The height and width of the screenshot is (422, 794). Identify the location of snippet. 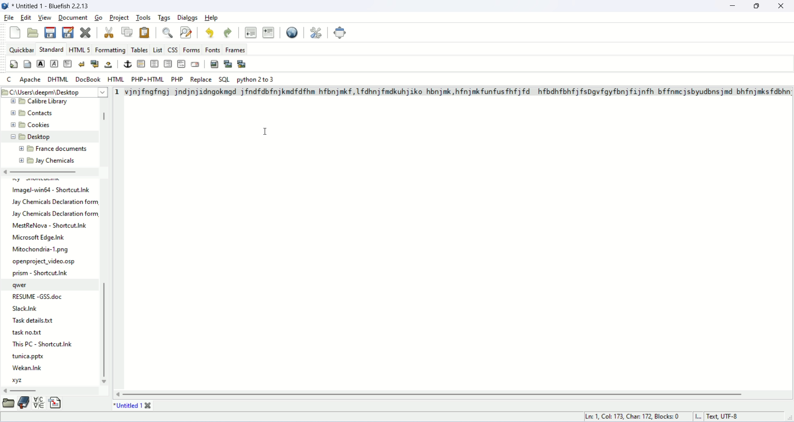
(55, 402).